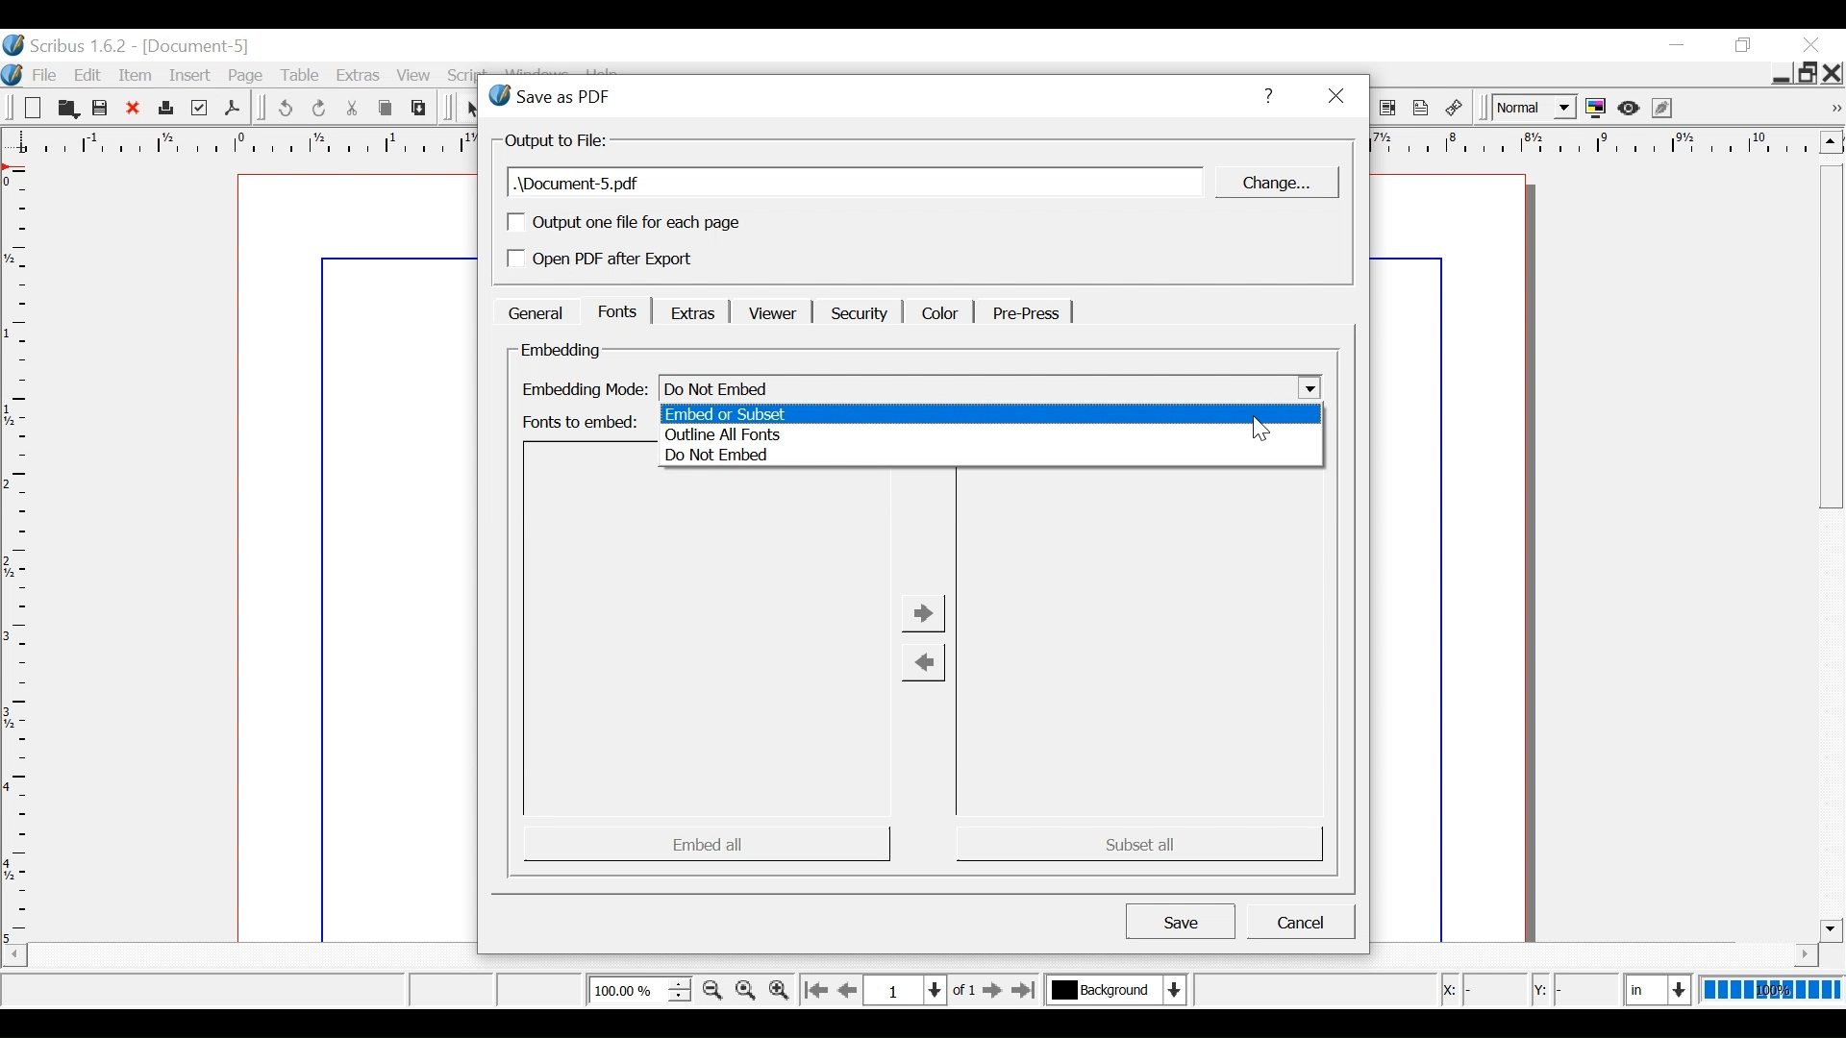  What do you see at coordinates (199, 109) in the screenshot?
I see `Prefilight Verifier` at bounding box center [199, 109].